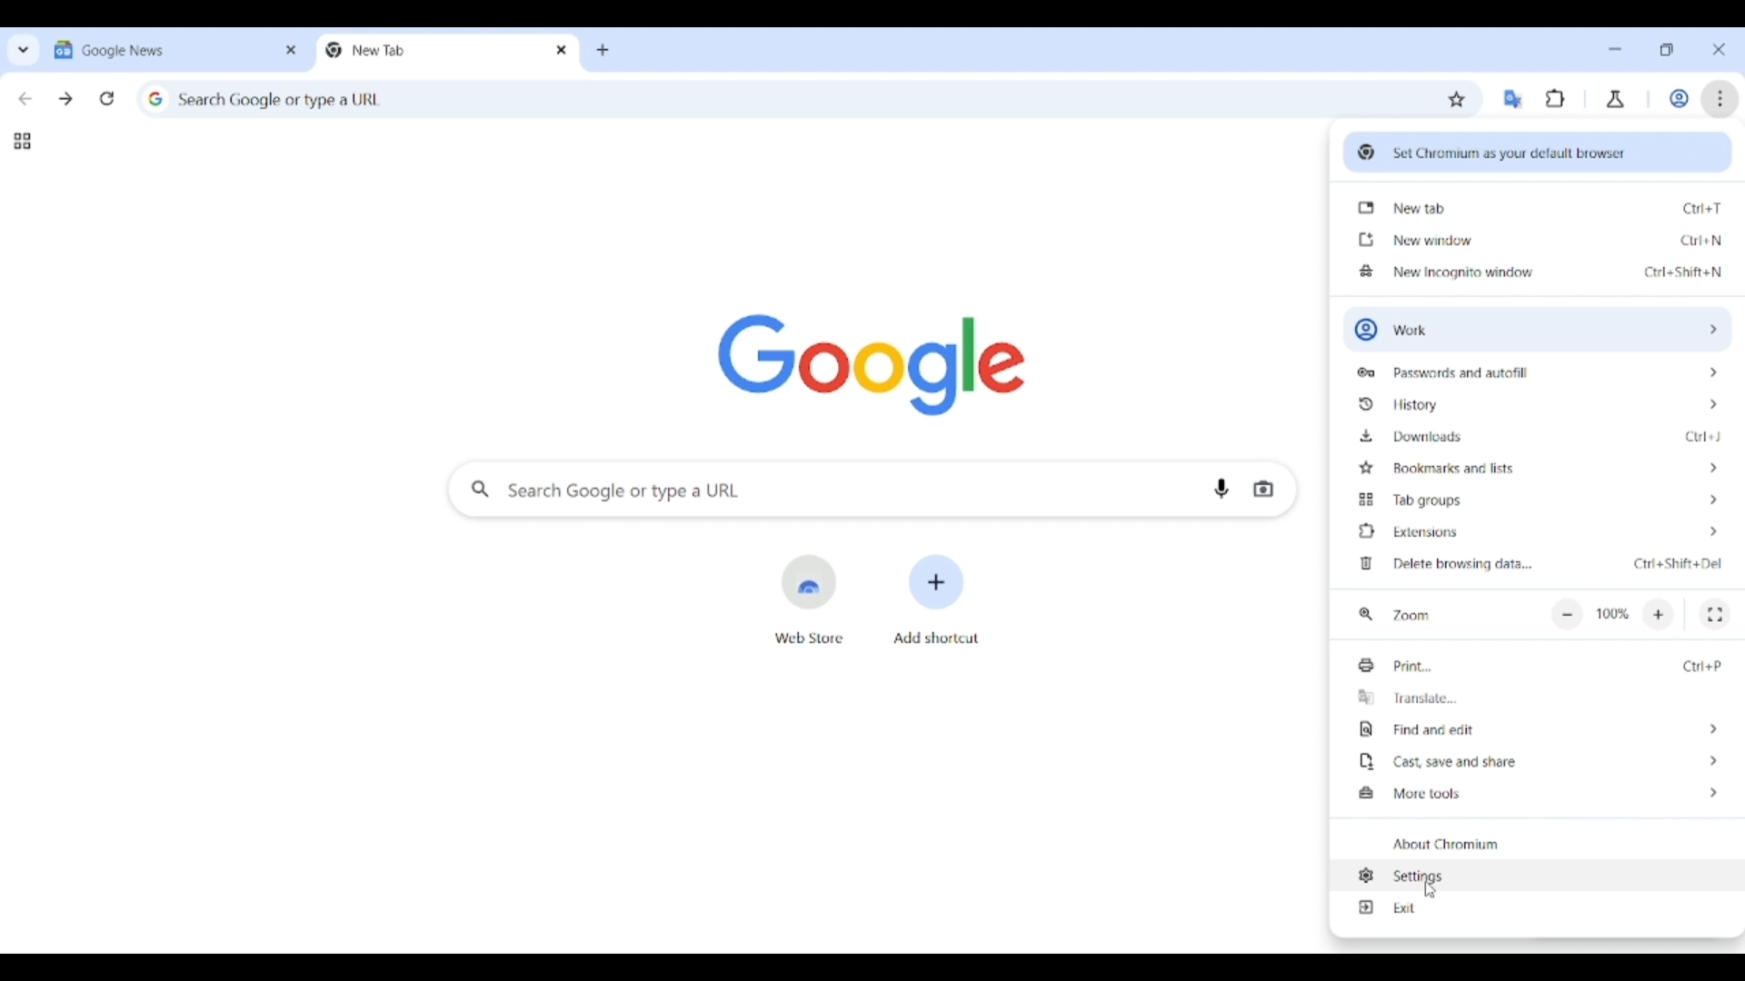 Image resolution: width=1745 pixels, height=981 pixels. What do you see at coordinates (825, 489) in the screenshot?
I see `Search Google or enter web link` at bounding box center [825, 489].